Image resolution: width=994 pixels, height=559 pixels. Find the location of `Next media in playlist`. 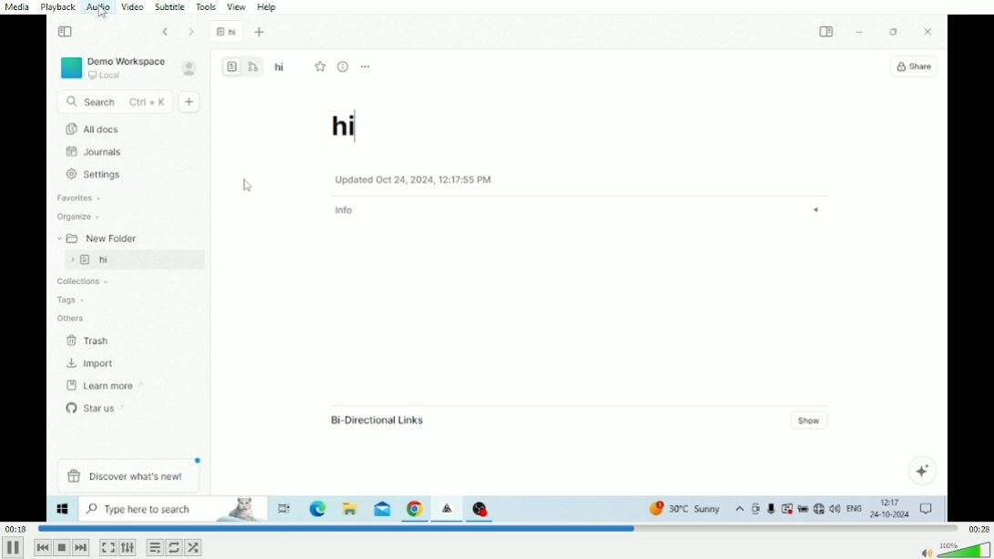

Next media in playlist is located at coordinates (81, 548).